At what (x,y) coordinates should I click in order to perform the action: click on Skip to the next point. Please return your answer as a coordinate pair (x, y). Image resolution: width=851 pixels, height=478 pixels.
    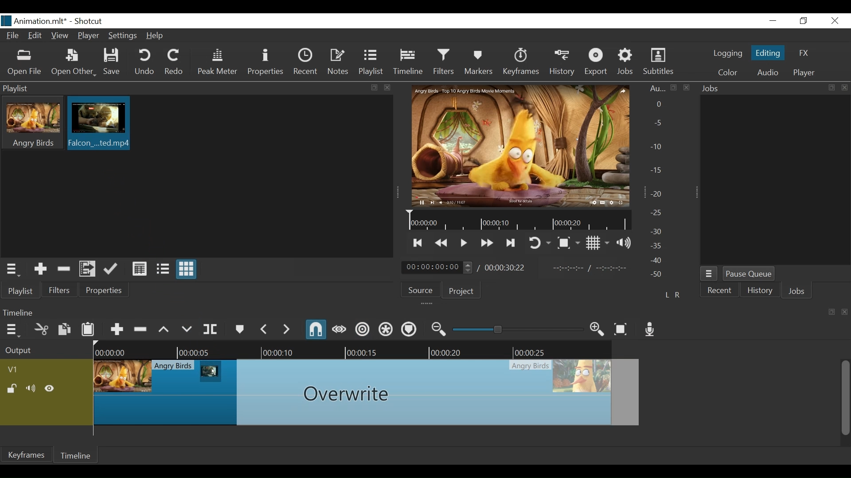
    Looking at the image, I should click on (511, 244).